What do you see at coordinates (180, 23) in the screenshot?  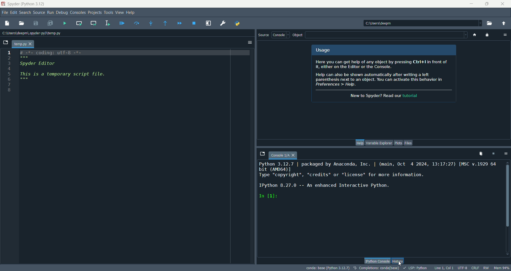 I see `continue execution until next breakpoint` at bounding box center [180, 23].